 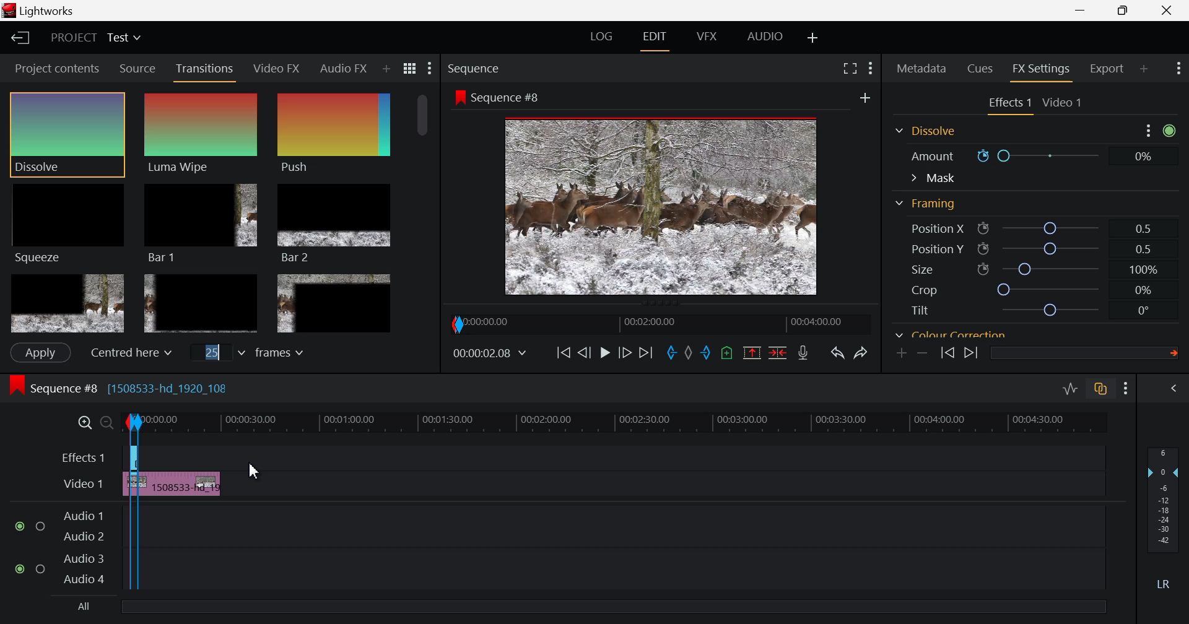 I want to click on Show Settings, so click(x=431, y=69).